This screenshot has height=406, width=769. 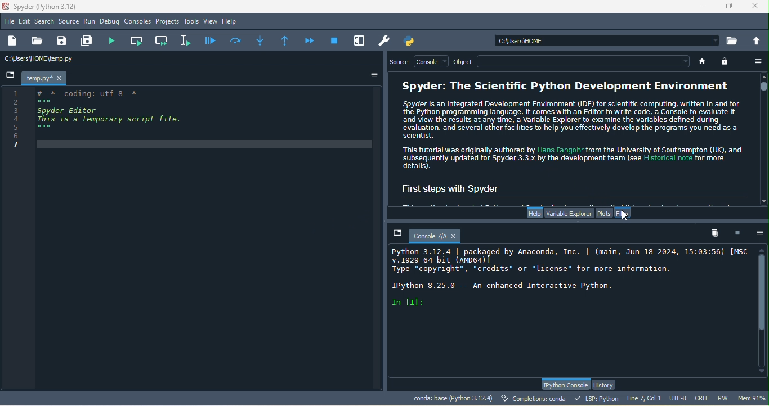 I want to click on source, so click(x=400, y=63).